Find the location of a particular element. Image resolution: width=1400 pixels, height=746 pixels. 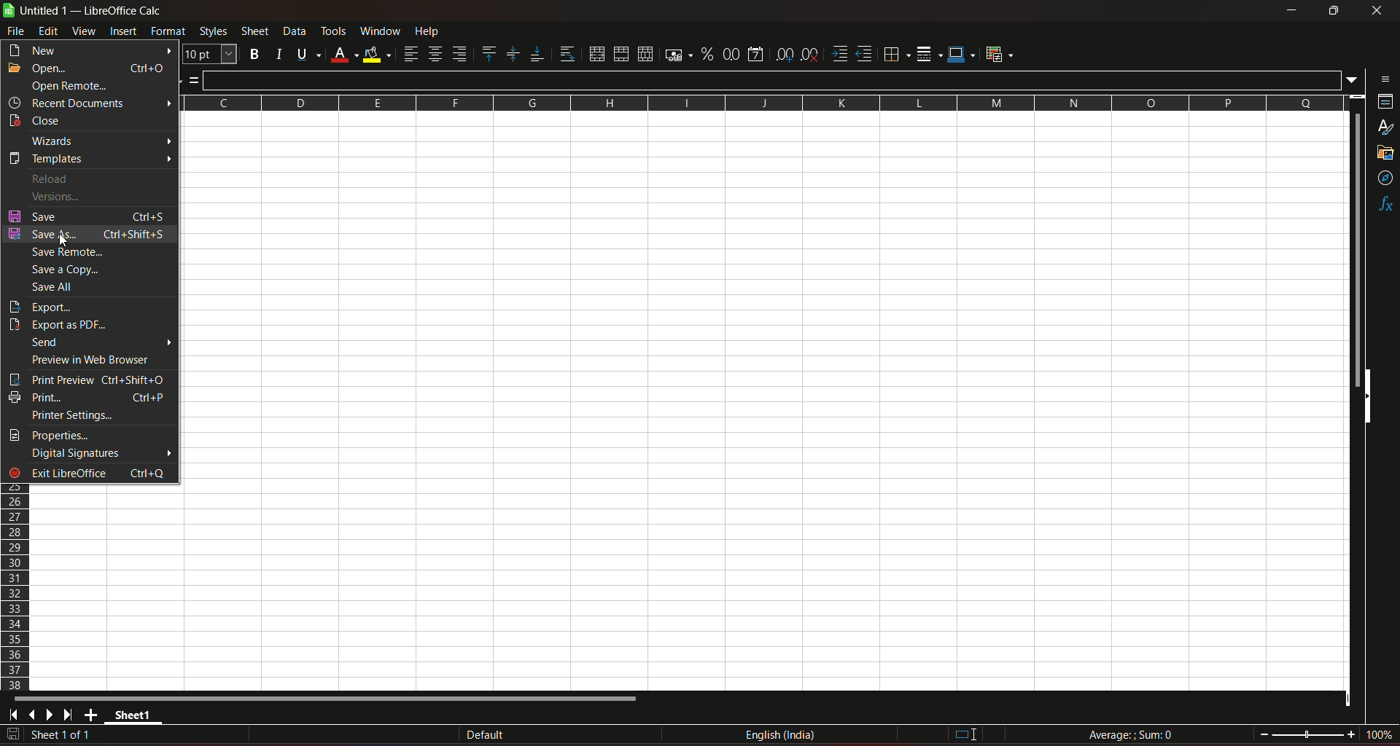

sidebar settings is located at coordinates (1382, 78).